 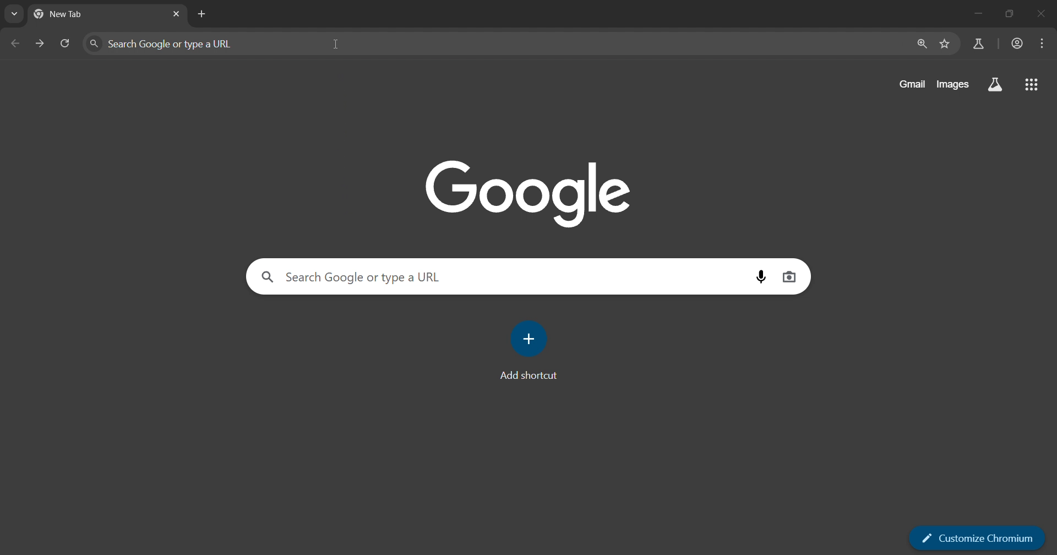 I want to click on restore down, so click(x=1008, y=15).